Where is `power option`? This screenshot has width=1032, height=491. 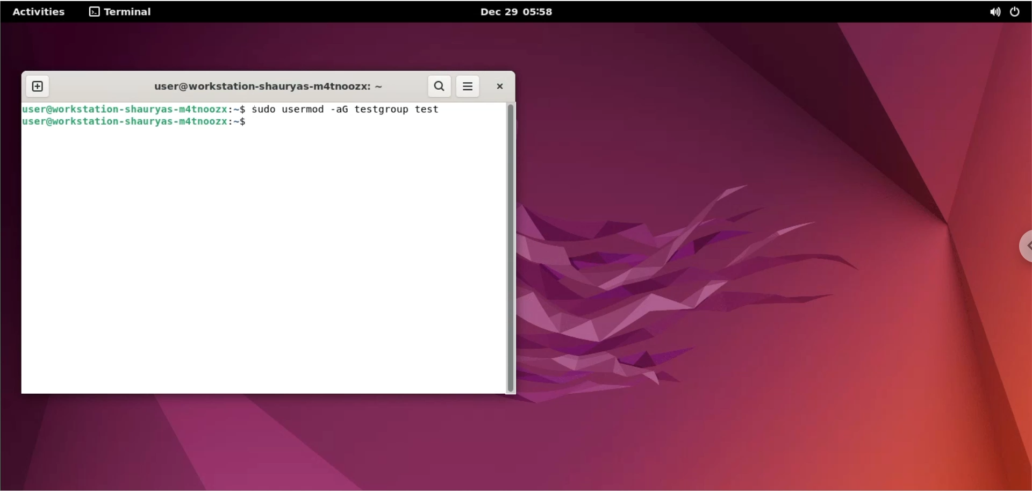 power option is located at coordinates (1019, 11).